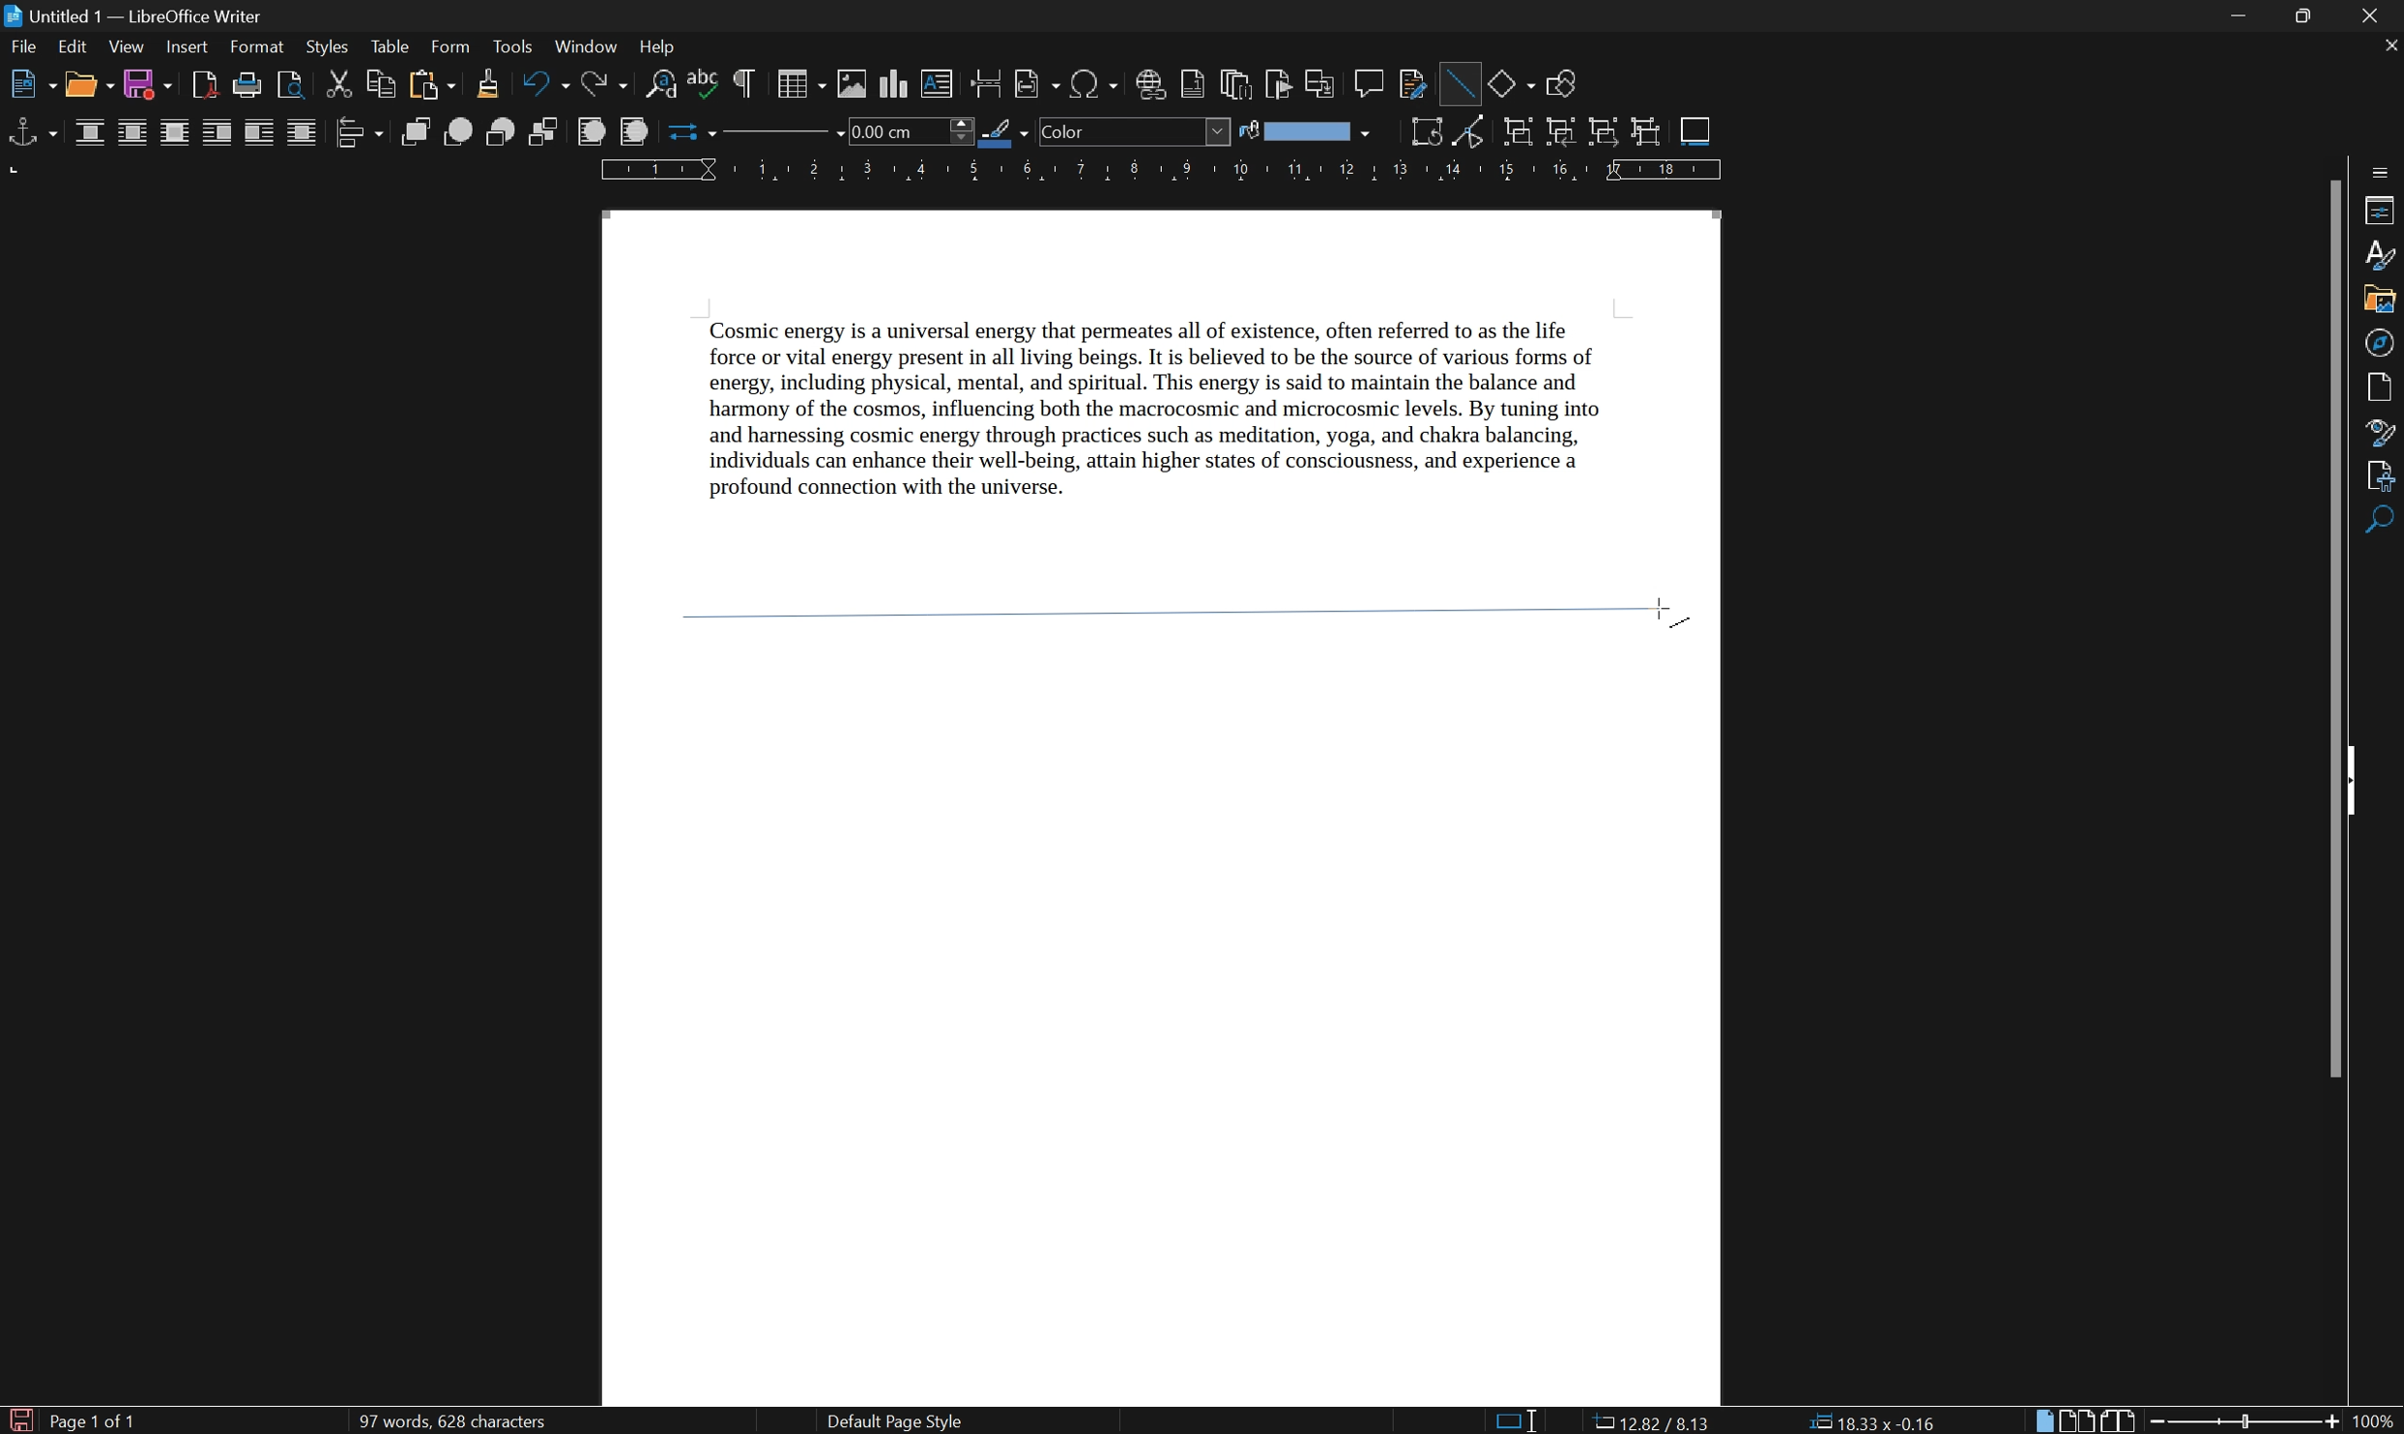 The image size is (2404, 1434). I want to click on copy, so click(380, 83).